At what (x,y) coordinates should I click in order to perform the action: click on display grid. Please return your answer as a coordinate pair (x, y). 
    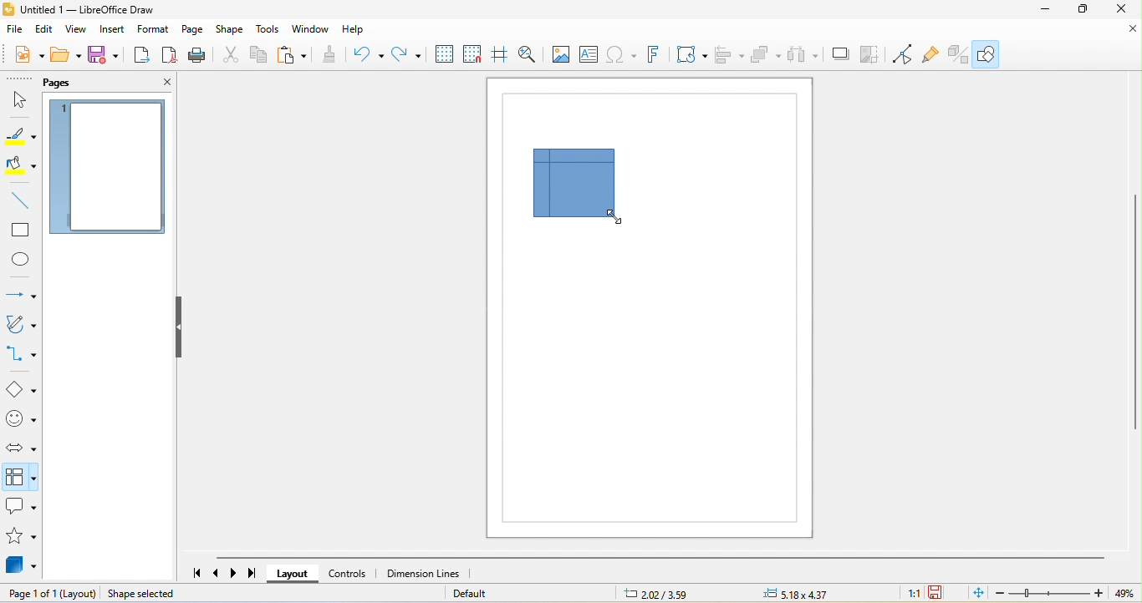
    Looking at the image, I should click on (446, 55).